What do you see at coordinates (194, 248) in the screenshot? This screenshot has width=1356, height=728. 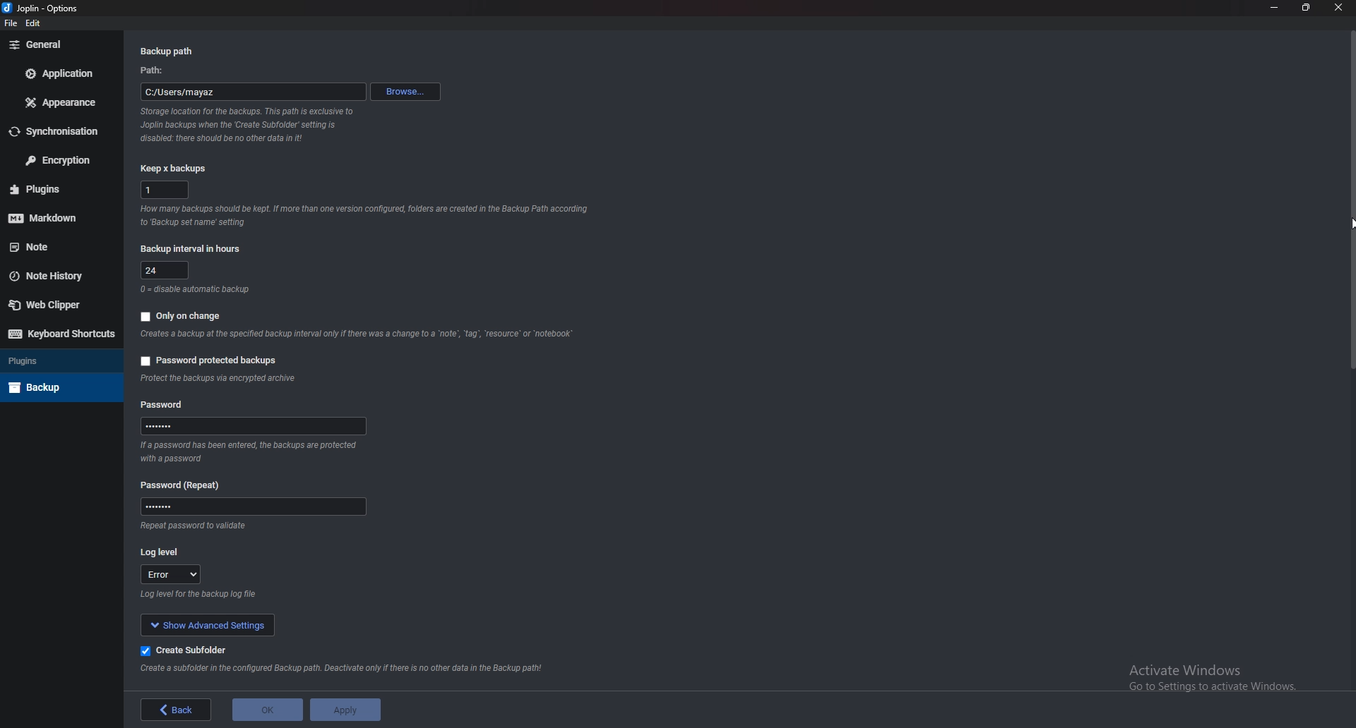 I see `Backup interval in hours` at bounding box center [194, 248].